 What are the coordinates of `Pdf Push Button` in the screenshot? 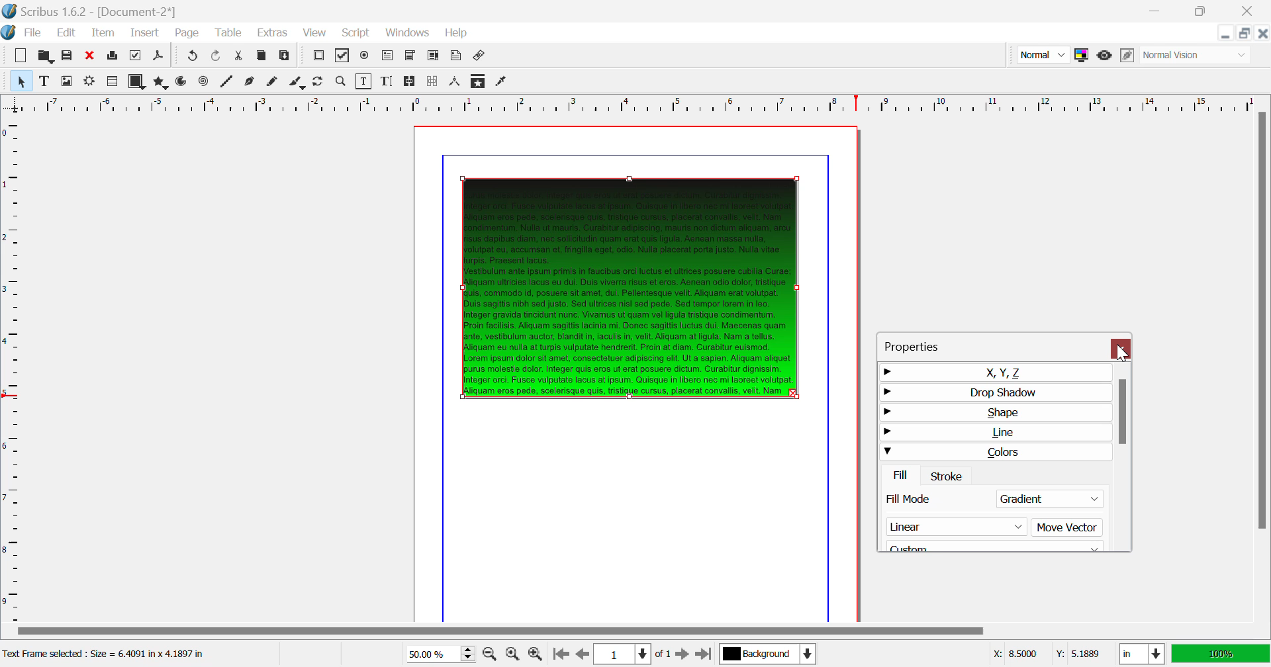 It's located at (318, 57).